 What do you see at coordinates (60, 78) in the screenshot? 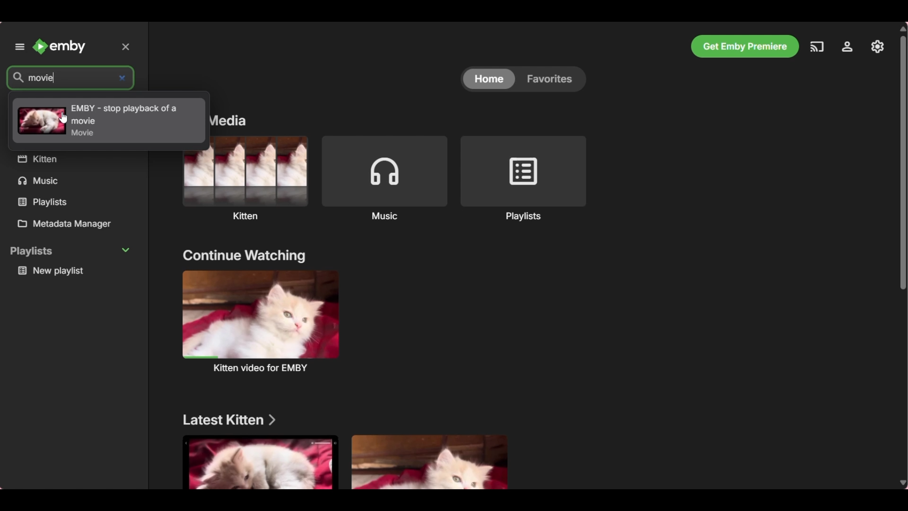
I see `movie` at bounding box center [60, 78].